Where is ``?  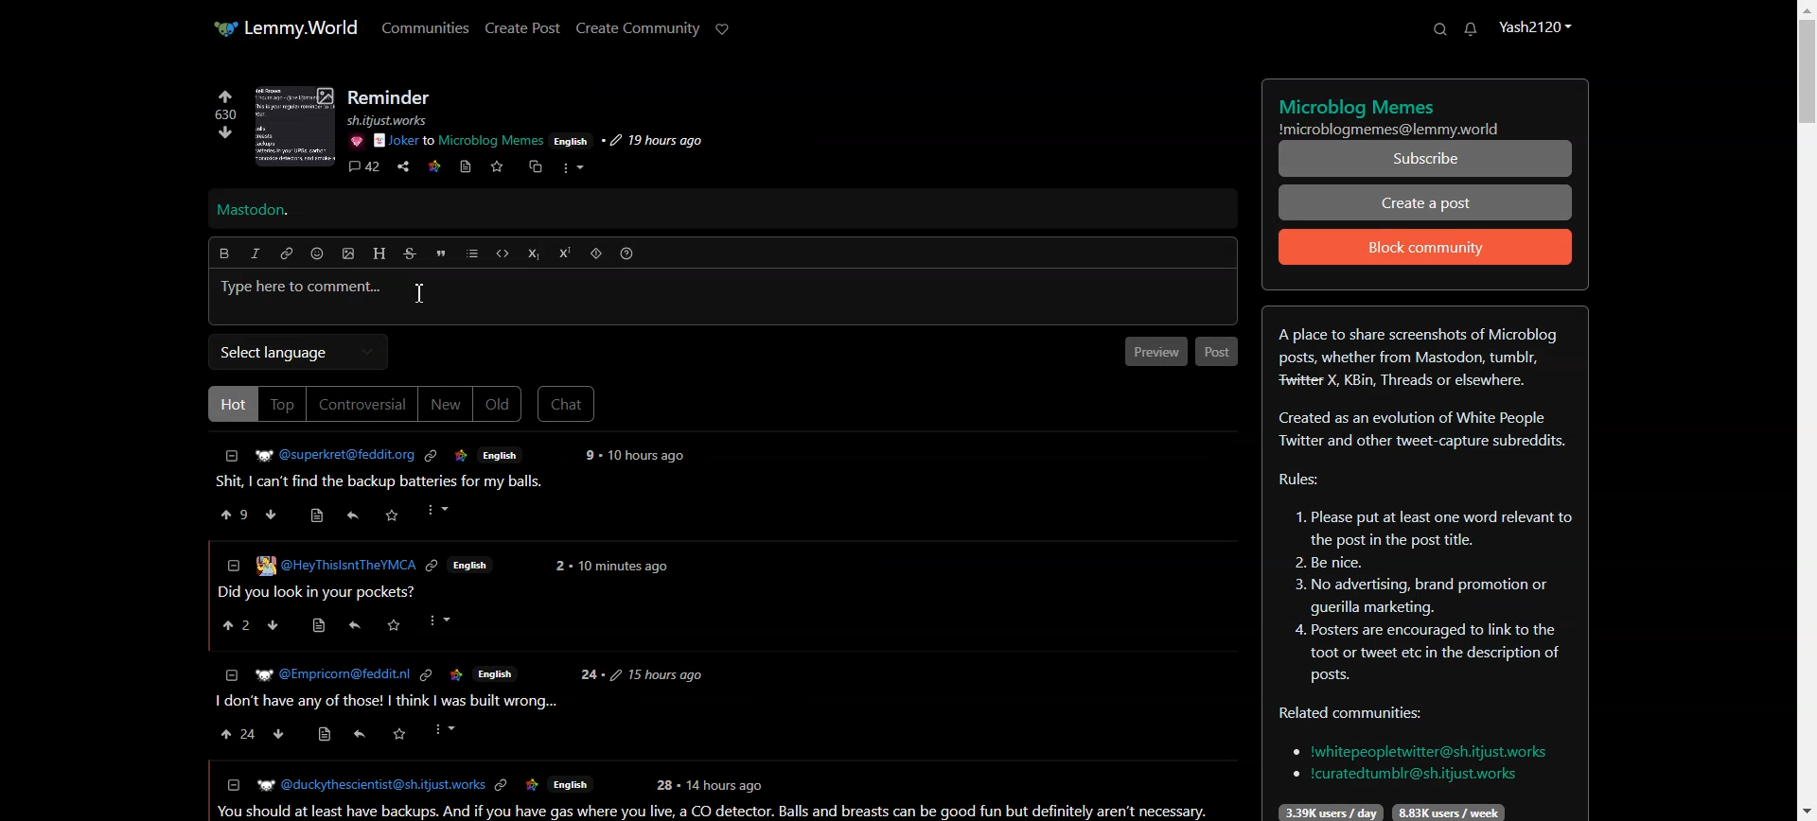
 is located at coordinates (532, 786).